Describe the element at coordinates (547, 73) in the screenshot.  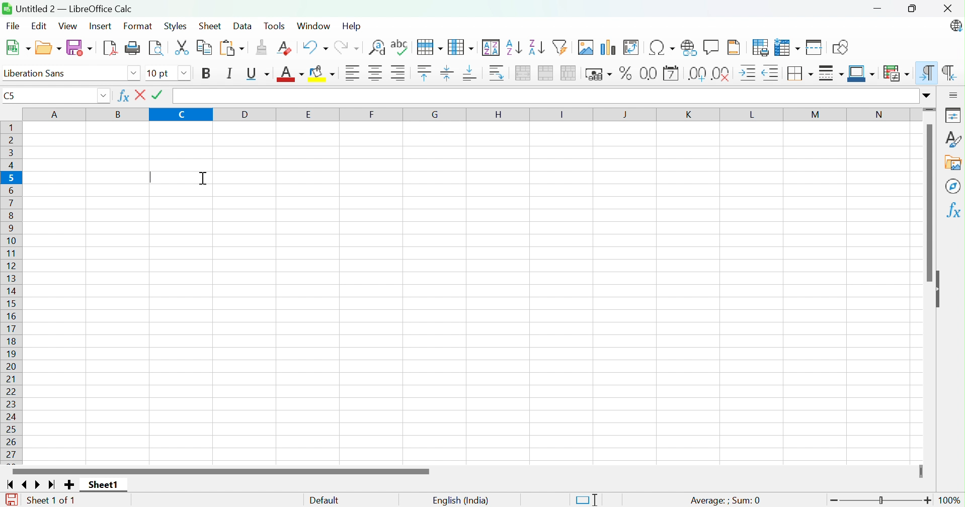
I see `Merge cells` at that location.